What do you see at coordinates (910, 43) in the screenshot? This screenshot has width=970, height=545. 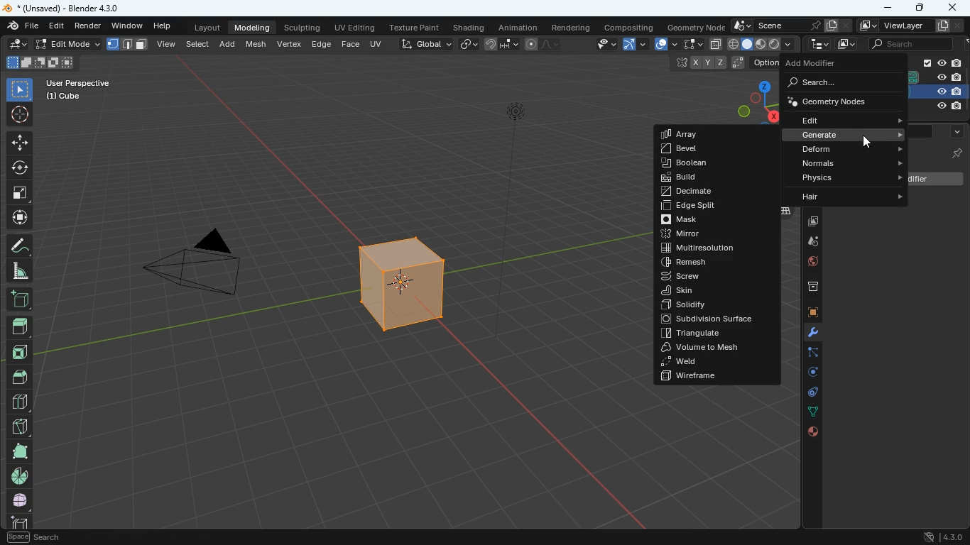 I see `scene` at bounding box center [910, 43].